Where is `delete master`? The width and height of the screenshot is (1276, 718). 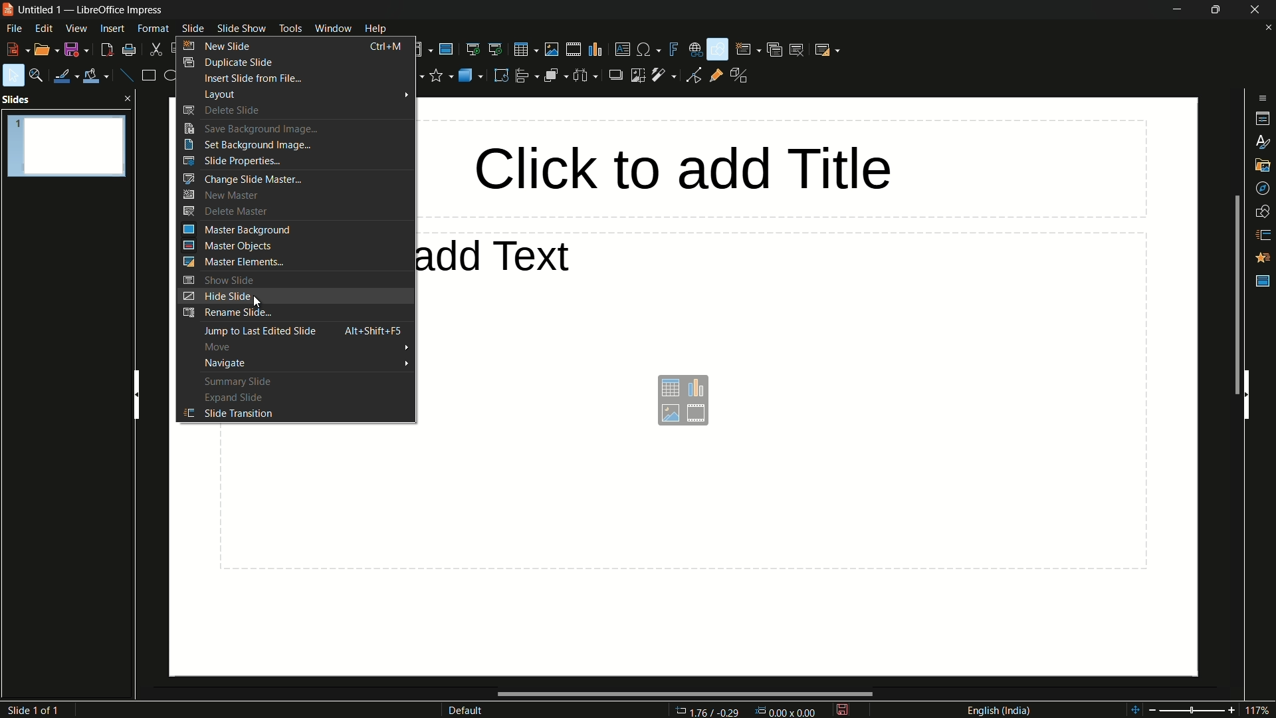
delete master is located at coordinates (225, 211).